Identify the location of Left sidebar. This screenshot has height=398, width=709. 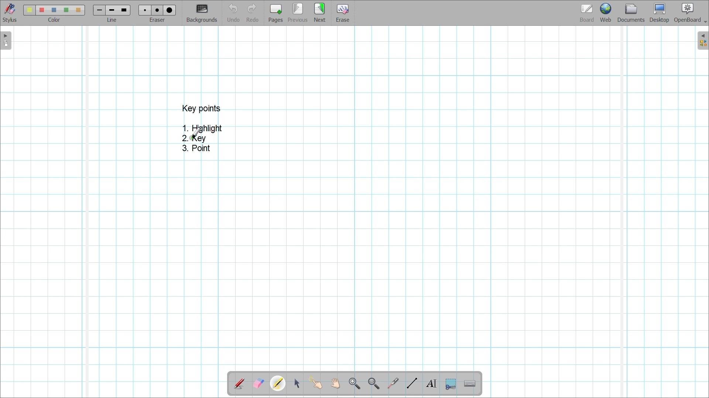
(6, 41).